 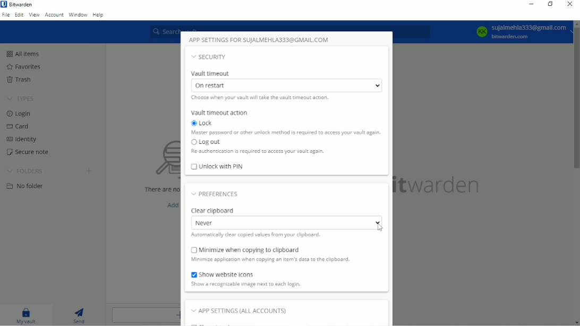 What do you see at coordinates (206, 142) in the screenshot?
I see `Log out` at bounding box center [206, 142].